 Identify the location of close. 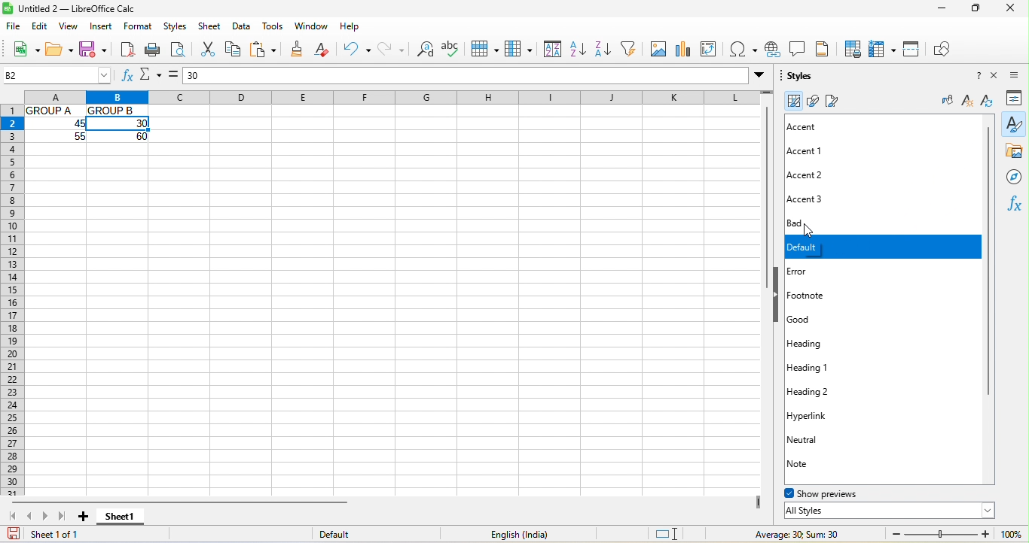
(998, 77).